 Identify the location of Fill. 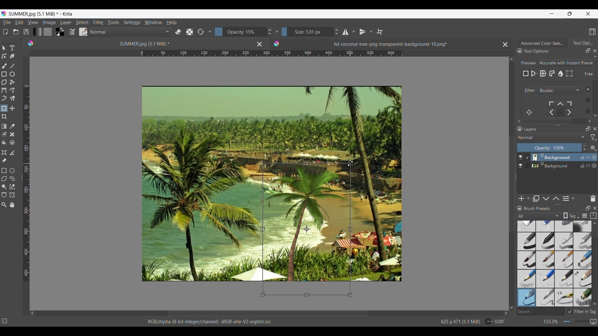
(4, 142).